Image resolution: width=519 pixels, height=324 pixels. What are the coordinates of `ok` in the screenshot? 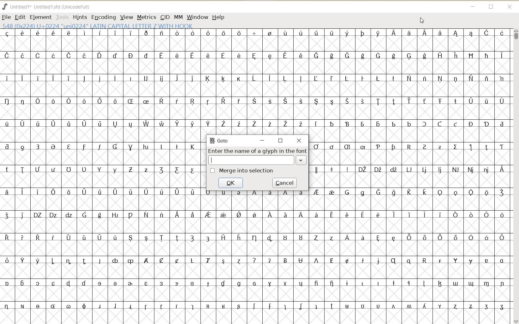 It's located at (230, 183).